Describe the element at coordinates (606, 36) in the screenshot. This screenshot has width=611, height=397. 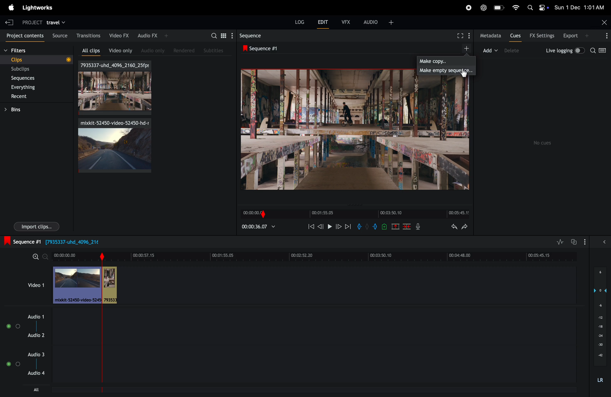
I see `options` at that location.